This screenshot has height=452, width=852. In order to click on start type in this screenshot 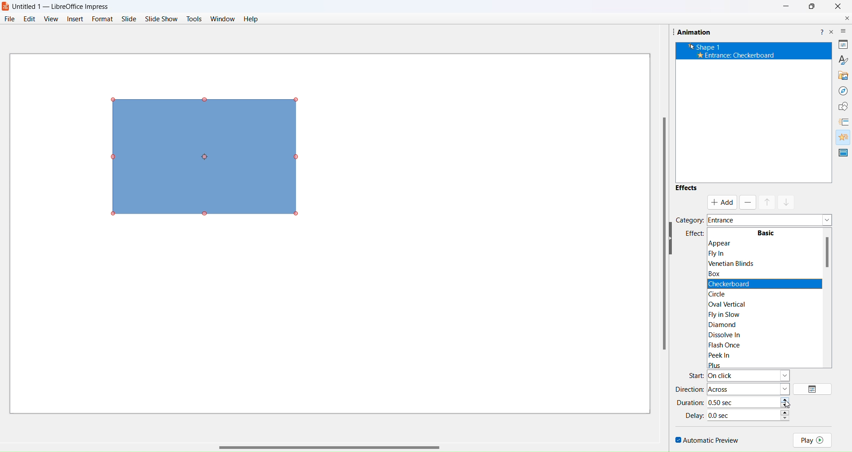, I will do `click(750, 375)`.